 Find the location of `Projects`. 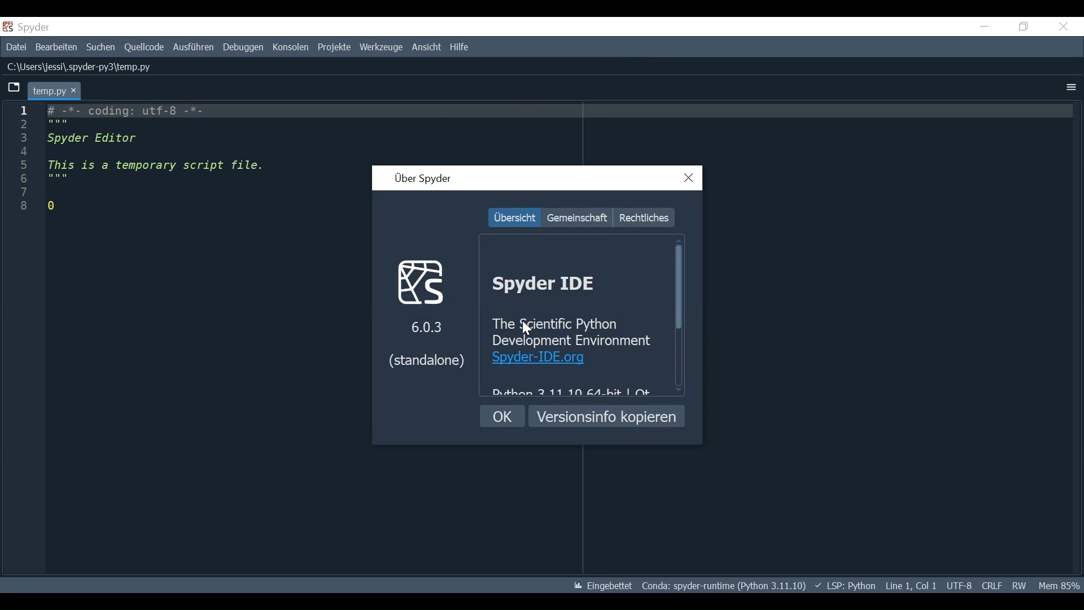

Projects is located at coordinates (333, 48).